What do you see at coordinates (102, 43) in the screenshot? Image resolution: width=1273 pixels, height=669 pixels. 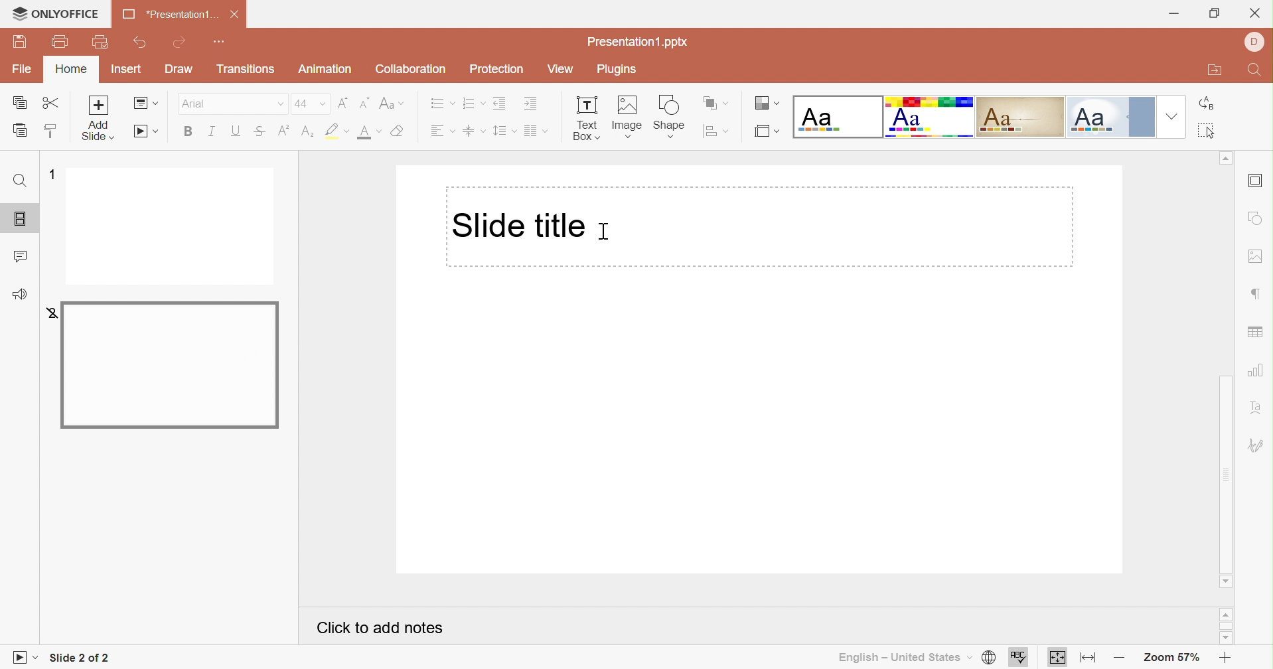 I see `Quick print` at bounding box center [102, 43].